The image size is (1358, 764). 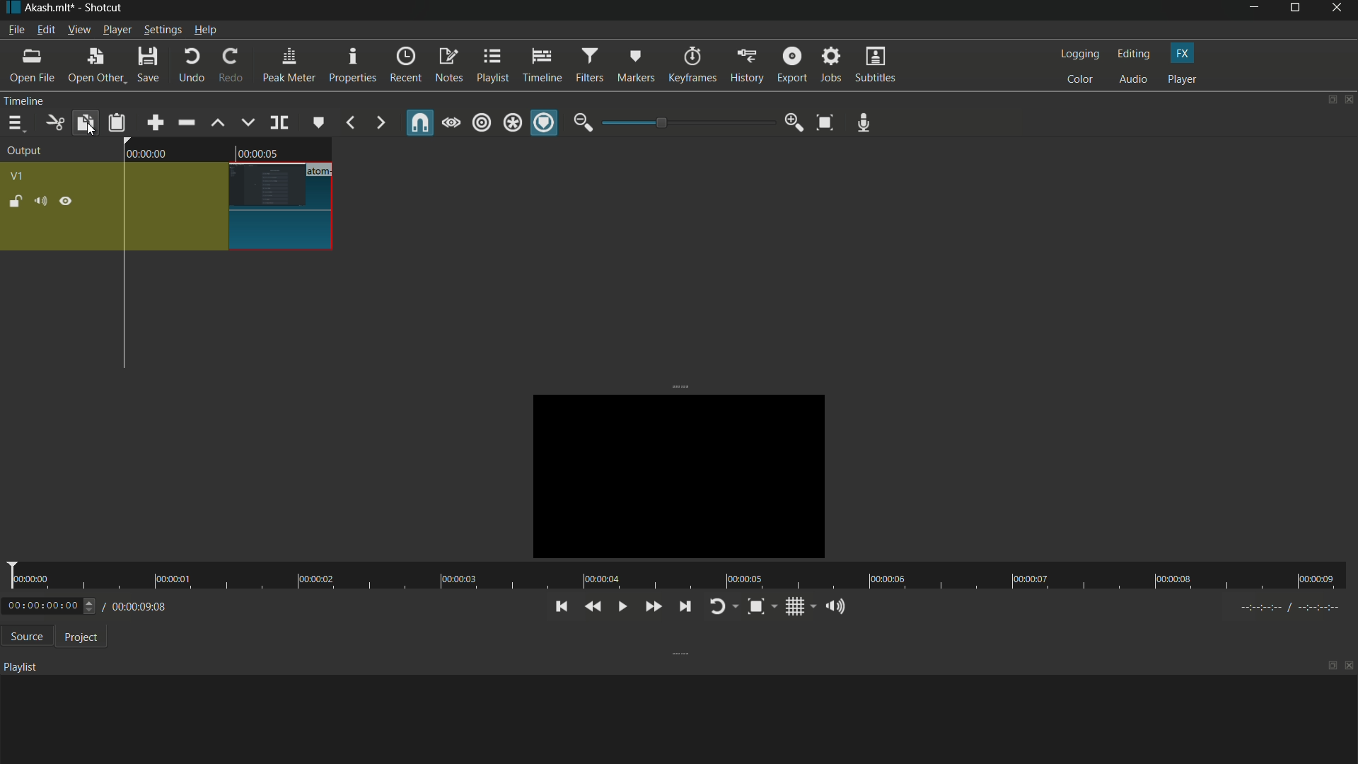 What do you see at coordinates (673, 576) in the screenshot?
I see `time` at bounding box center [673, 576].